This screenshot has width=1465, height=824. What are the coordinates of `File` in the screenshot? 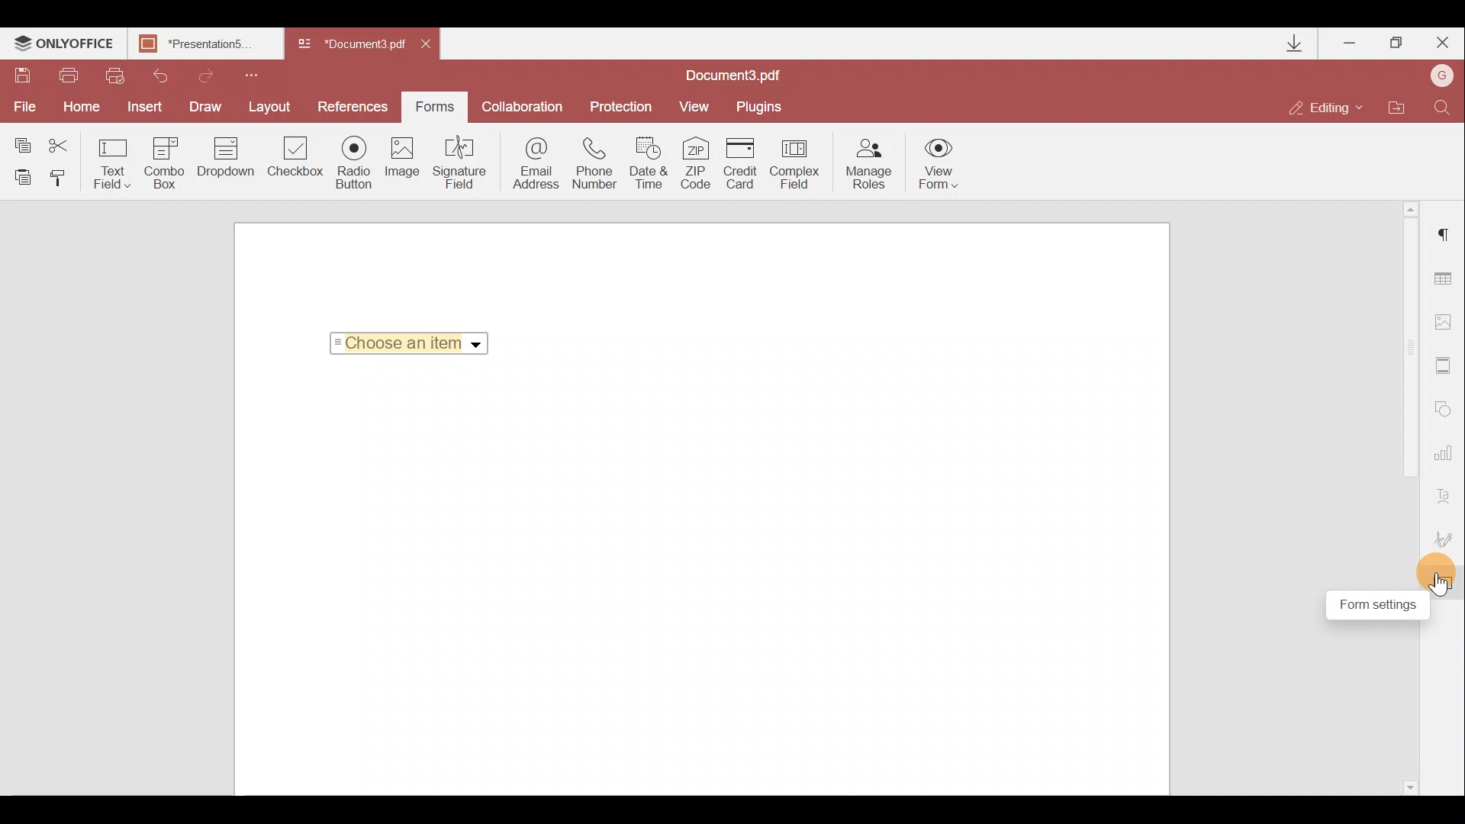 It's located at (23, 107).